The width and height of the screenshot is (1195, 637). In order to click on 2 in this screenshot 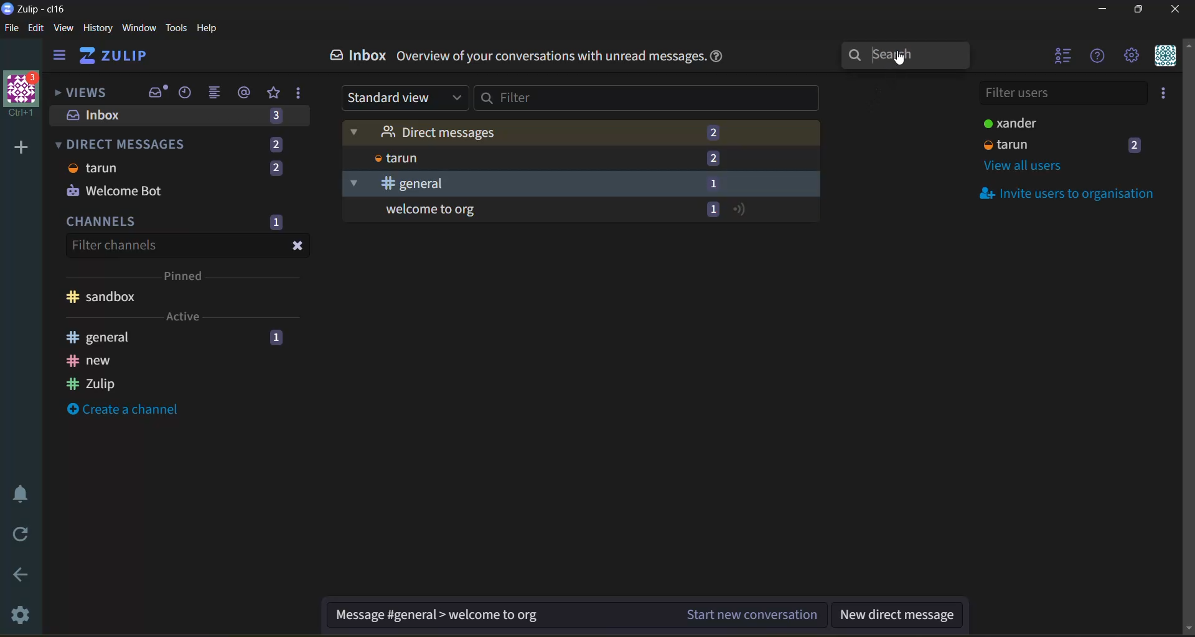, I will do `click(1136, 144)`.